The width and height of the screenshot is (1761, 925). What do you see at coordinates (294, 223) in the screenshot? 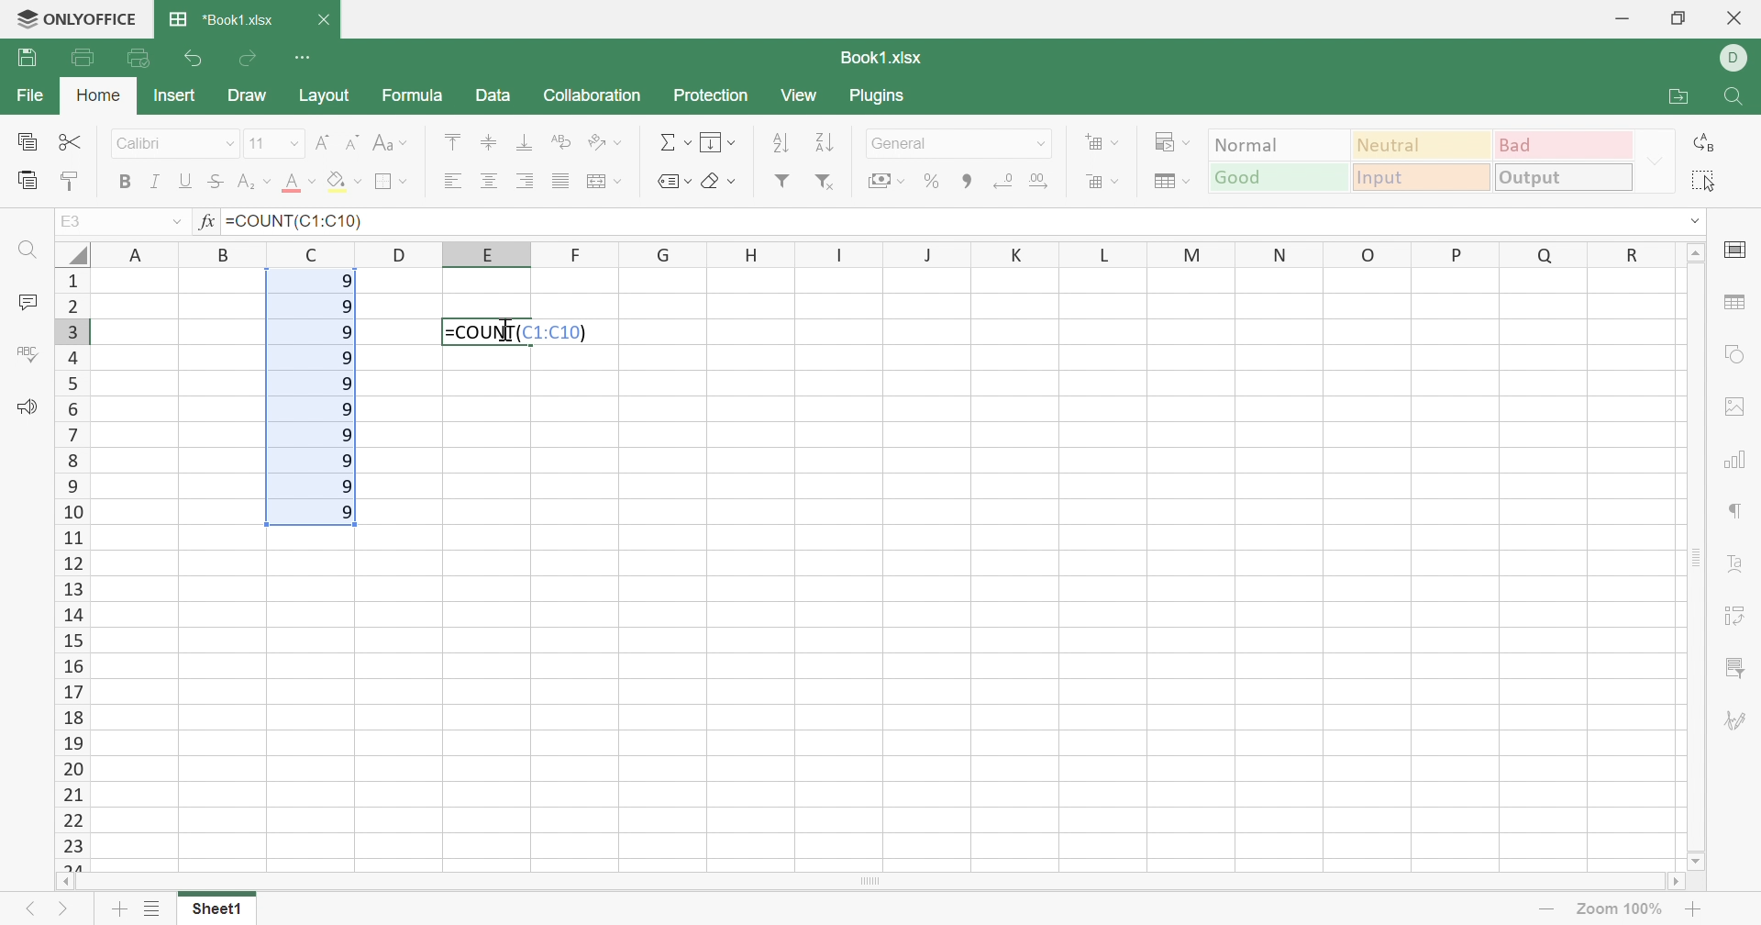
I see `=COUNT(C1:C10)` at bounding box center [294, 223].